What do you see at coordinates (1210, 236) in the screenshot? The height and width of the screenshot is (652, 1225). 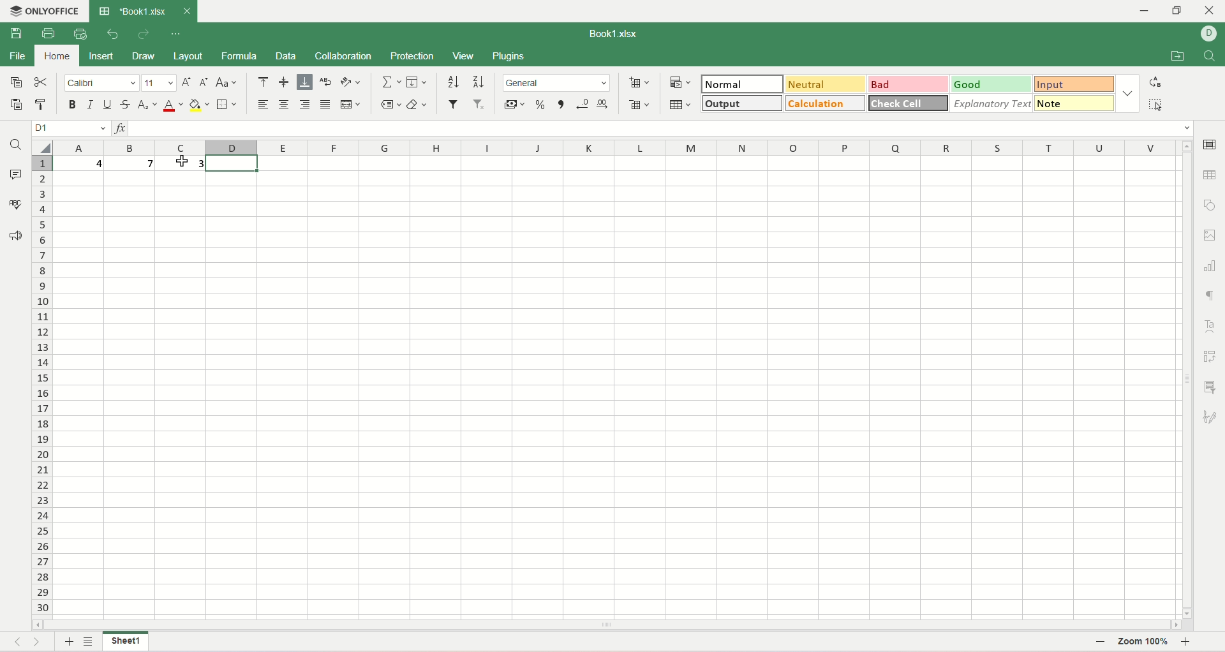 I see `image settings` at bounding box center [1210, 236].